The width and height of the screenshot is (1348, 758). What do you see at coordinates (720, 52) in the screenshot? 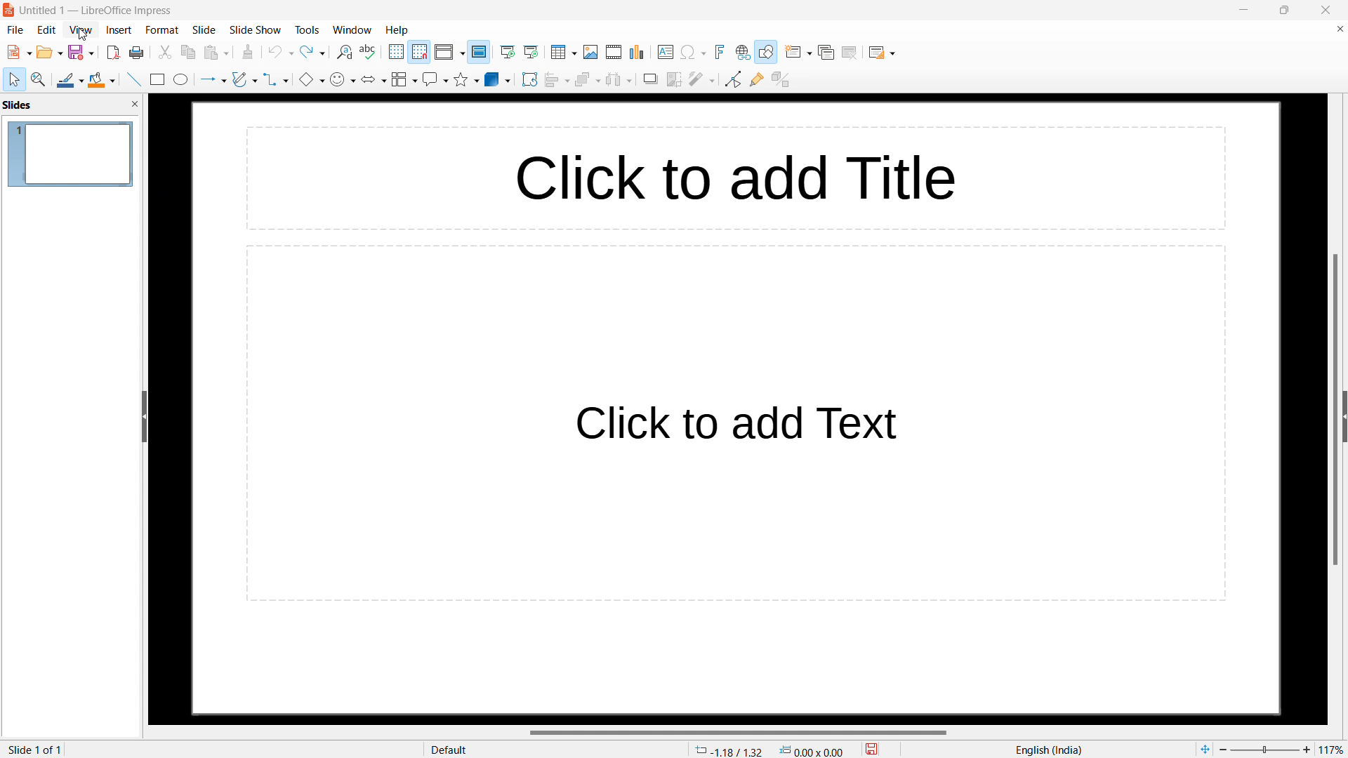
I see `insert fontwork text` at bounding box center [720, 52].